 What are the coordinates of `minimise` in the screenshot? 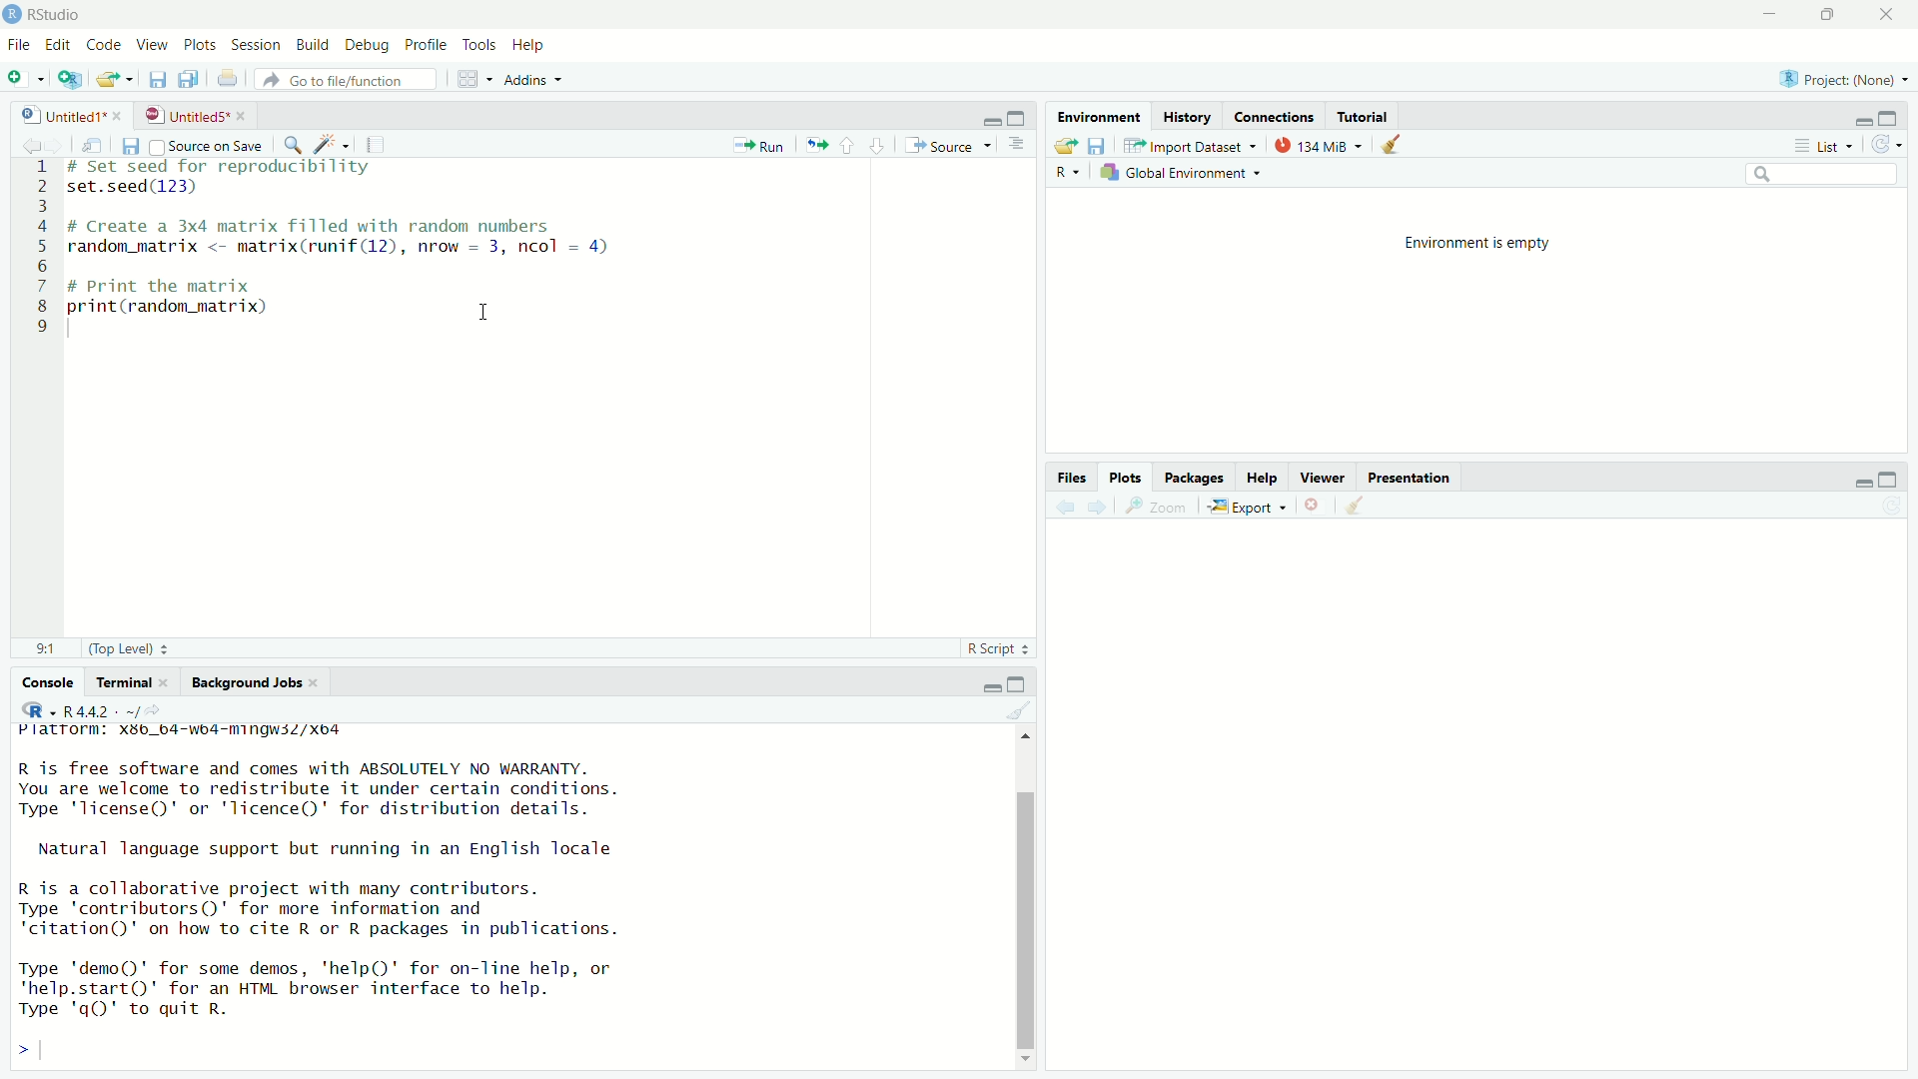 It's located at (1769, 15).